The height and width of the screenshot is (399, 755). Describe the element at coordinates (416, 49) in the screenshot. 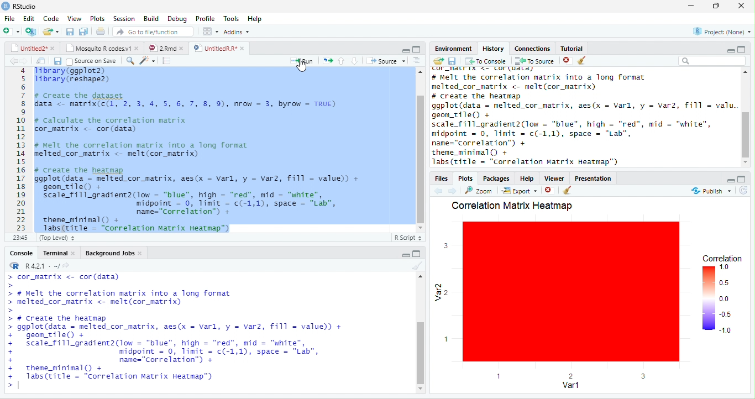

I see `maximize` at that location.